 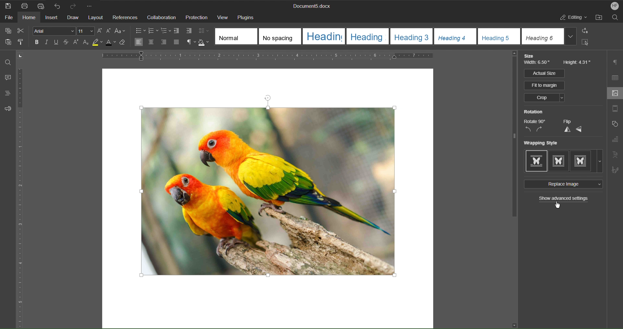 I want to click on Find, so click(x=8, y=62).